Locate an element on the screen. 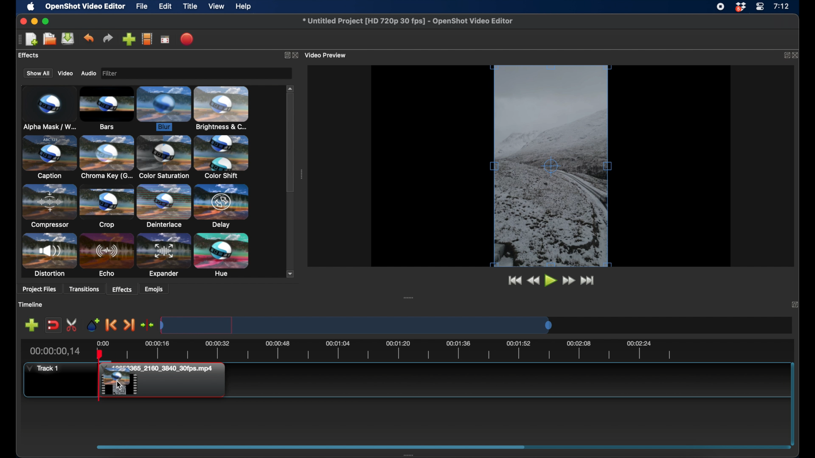 The image size is (815, 458). track 1 is located at coordinates (43, 369).